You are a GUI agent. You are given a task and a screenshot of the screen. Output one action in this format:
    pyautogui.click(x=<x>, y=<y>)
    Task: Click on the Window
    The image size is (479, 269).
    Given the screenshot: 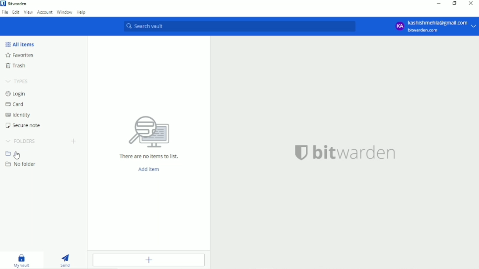 What is the action you would take?
    pyautogui.click(x=64, y=12)
    